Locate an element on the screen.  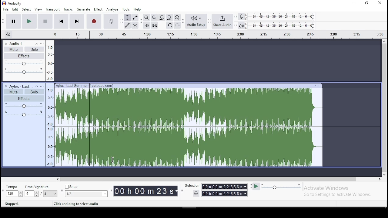
record meter is located at coordinates (241, 17).